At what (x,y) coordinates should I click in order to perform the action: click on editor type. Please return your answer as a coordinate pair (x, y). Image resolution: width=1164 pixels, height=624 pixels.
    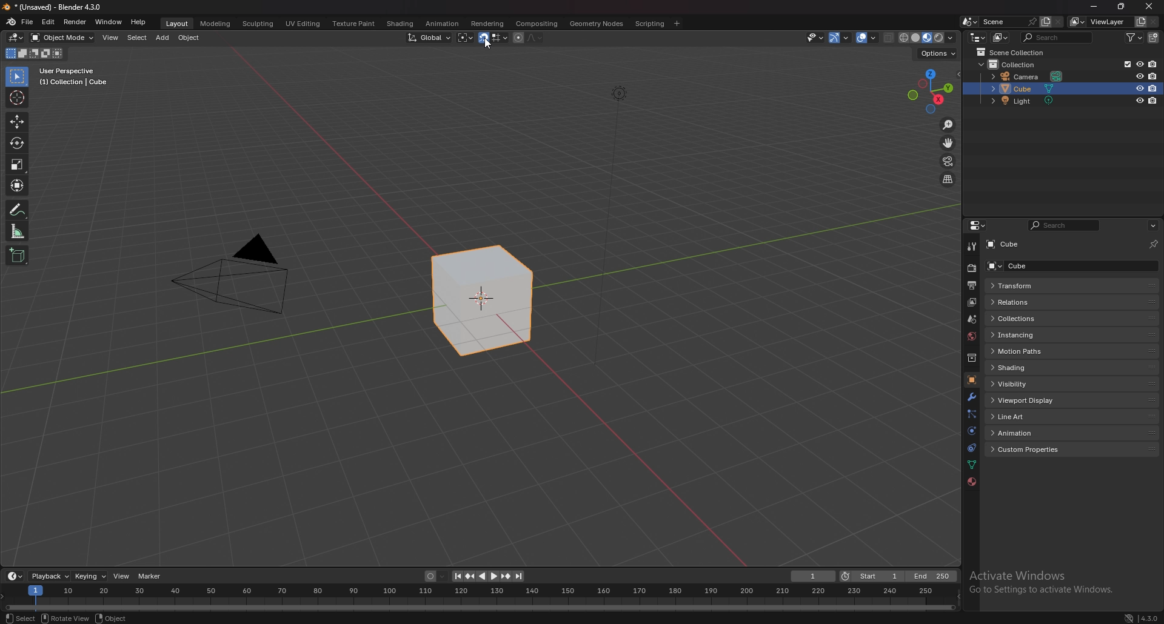
    Looking at the image, I should click on (17, 38).